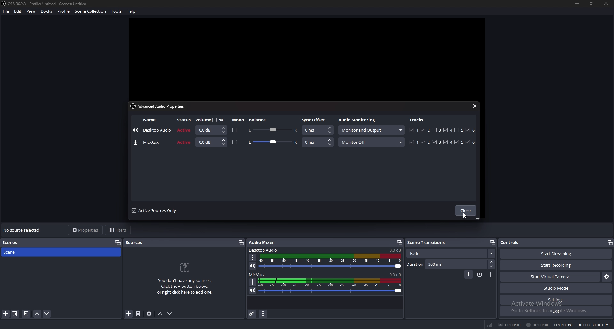  I want to click on exit, so click(556, 311).